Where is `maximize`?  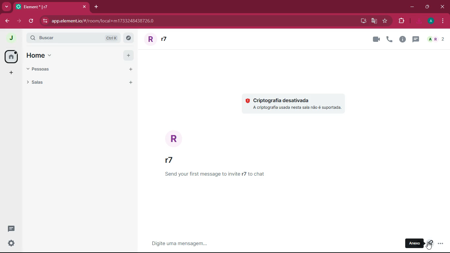 maximize is located at coordinates (427, 7).